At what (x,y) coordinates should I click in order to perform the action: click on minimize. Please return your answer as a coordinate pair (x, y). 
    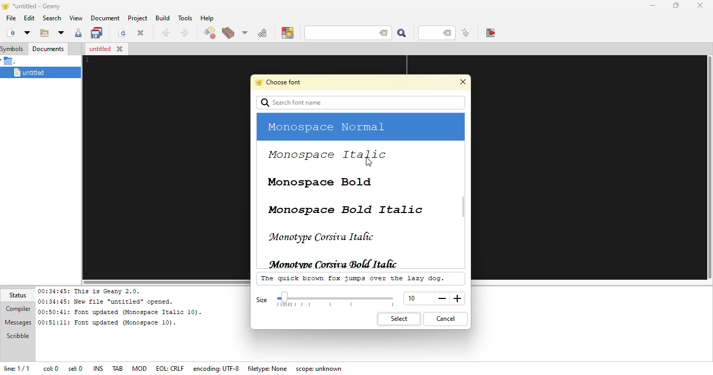
    Looking at the image, I should click on (651, 5).